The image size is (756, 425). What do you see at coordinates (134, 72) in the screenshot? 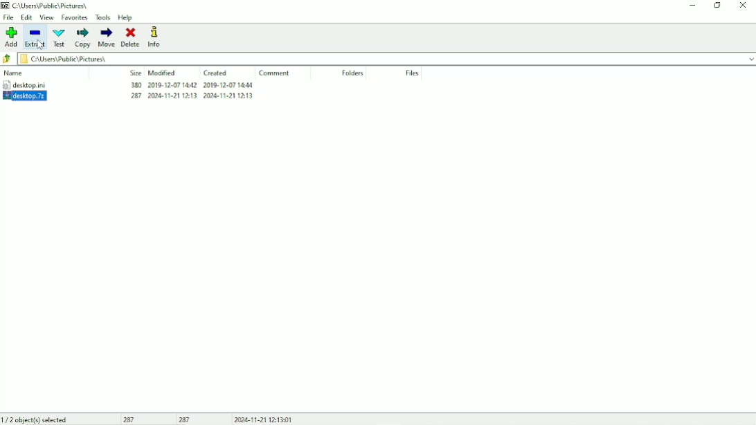
I see `Size` at bounding box center [134, 72].